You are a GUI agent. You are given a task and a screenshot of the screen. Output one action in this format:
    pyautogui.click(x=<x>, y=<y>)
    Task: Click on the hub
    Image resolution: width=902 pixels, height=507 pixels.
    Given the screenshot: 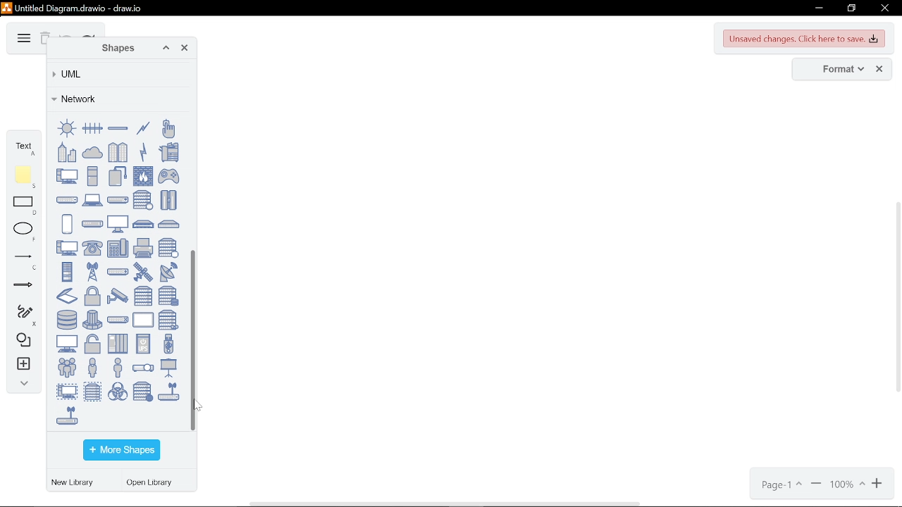 What is the action you would take?
    pyautogui.click(x=67, y=200)
    